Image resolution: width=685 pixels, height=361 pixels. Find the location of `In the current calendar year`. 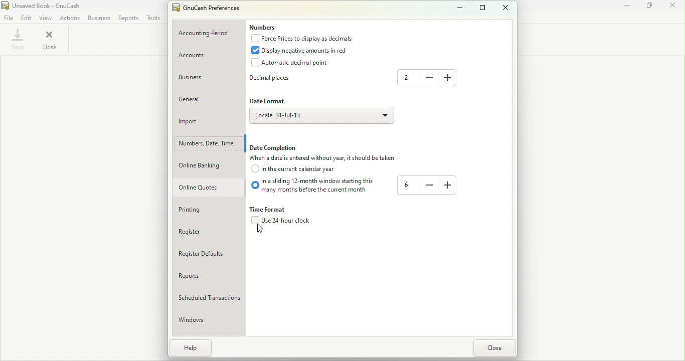

In the current calendar year is located at coordinates (296, 170).